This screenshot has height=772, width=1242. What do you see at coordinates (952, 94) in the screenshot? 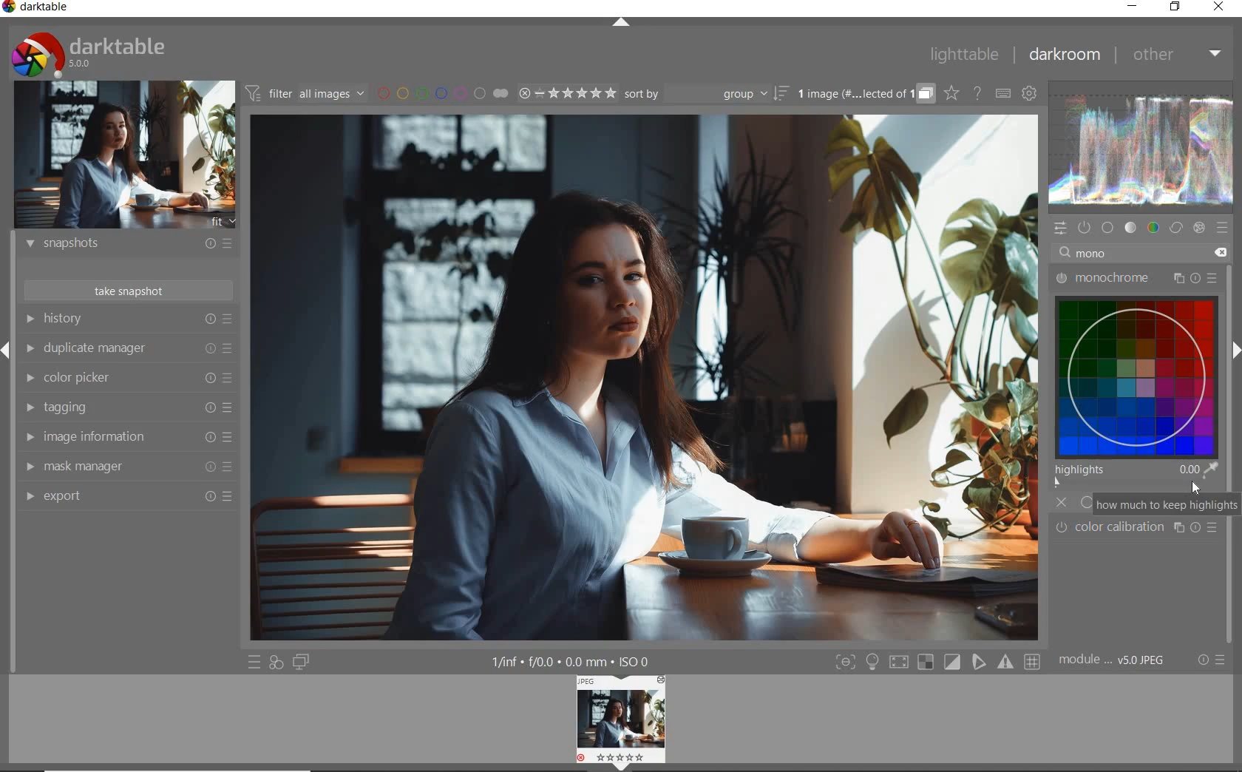
I see `click to change overlays on thumbnails` at bounding box center [952, 94].